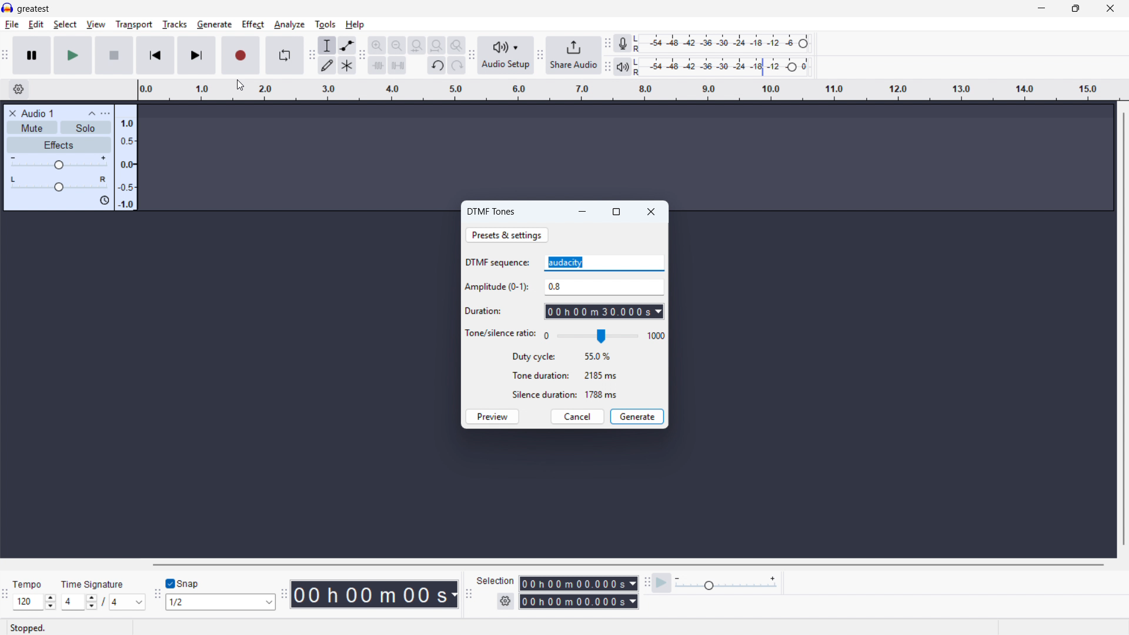 The width and height of the screenshot is (1129, 635). I want to click on Selection start time , so click(577, 583).